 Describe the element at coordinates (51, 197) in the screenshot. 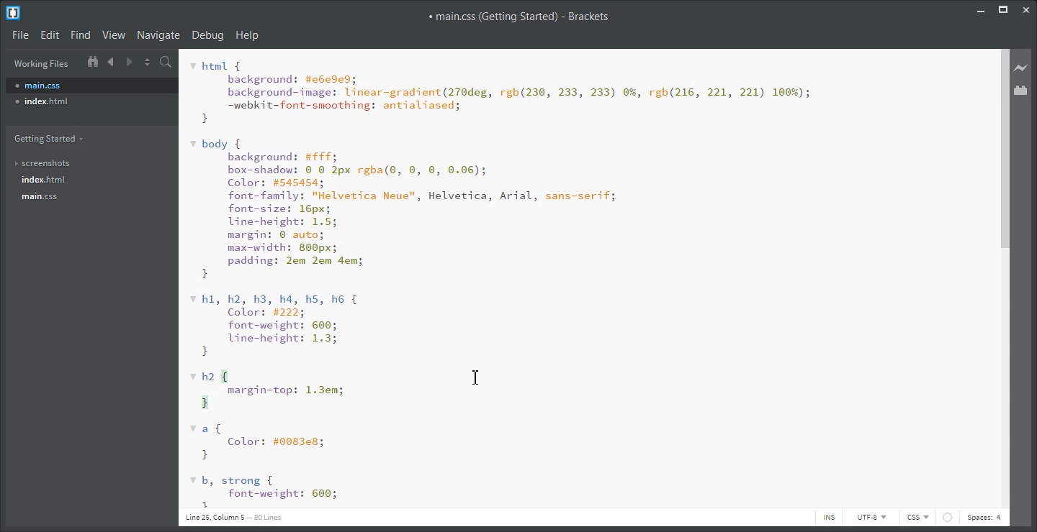

I see `main.css` at that location.